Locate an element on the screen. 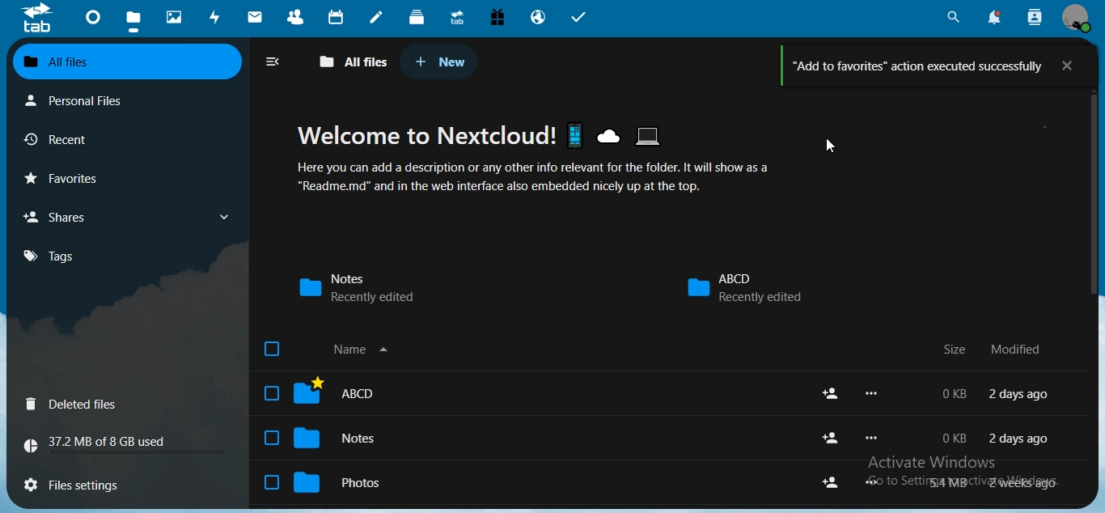 This screenshot has height=513, width=1105. files settings is located at coordinates (80, 487).